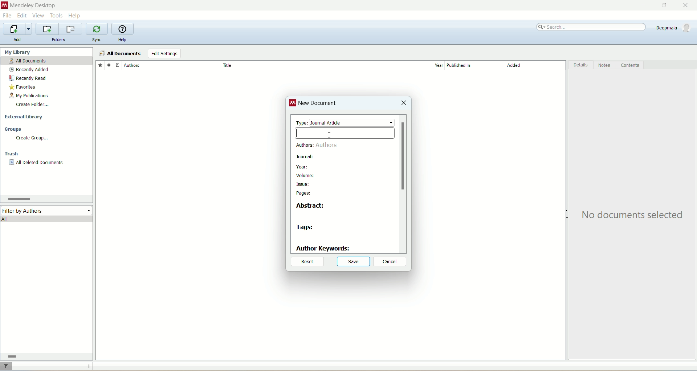 This screenshot has height=371, width=697. Describe the element at coordinates (120, 54) in the screenshot. I see `all documents` at that location.